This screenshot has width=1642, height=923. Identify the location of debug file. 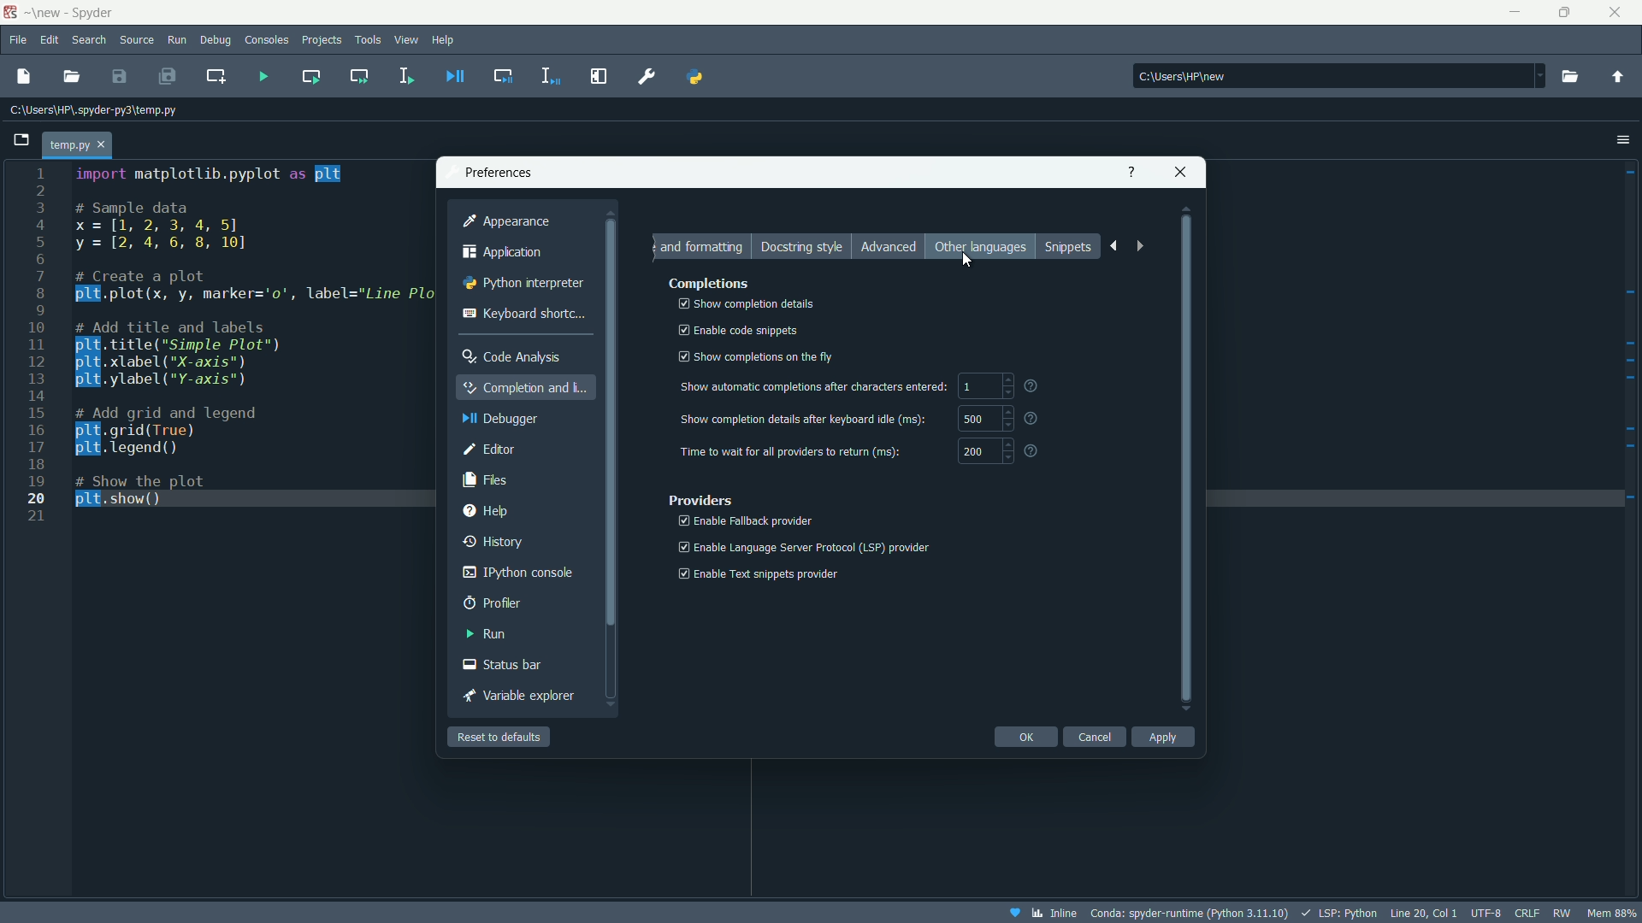
(456, 75).